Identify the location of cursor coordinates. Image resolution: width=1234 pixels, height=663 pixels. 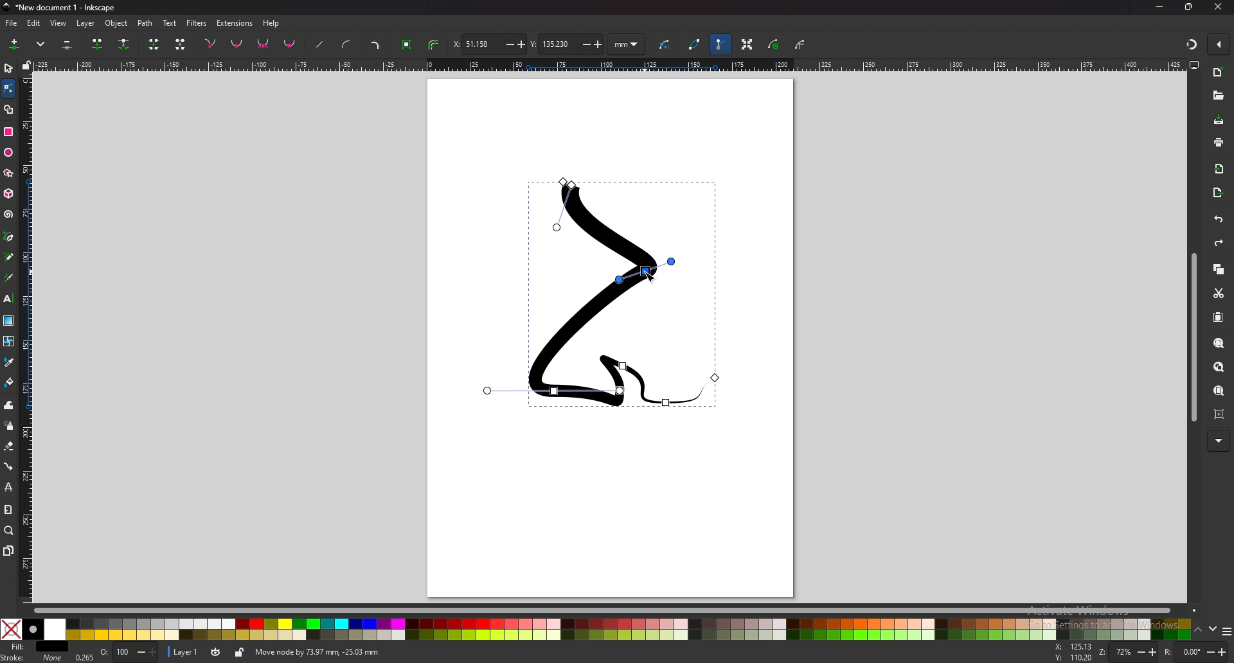
(1075, 653).